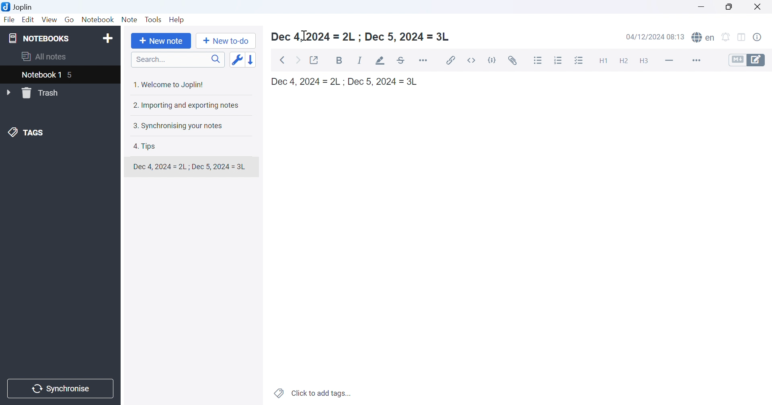 The width and height of the screenshot is (772, 405). I want to click on Horizontal, so click(425, 60).